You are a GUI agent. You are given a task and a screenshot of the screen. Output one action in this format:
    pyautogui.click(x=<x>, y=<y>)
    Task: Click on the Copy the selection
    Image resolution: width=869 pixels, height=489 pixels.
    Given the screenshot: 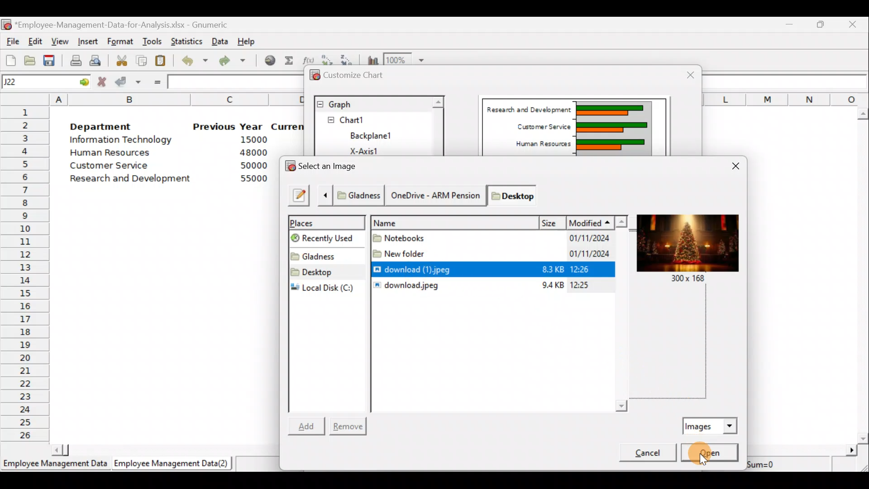 What is the action you would take?
    pyautogui.click(x=144, y=61)
    